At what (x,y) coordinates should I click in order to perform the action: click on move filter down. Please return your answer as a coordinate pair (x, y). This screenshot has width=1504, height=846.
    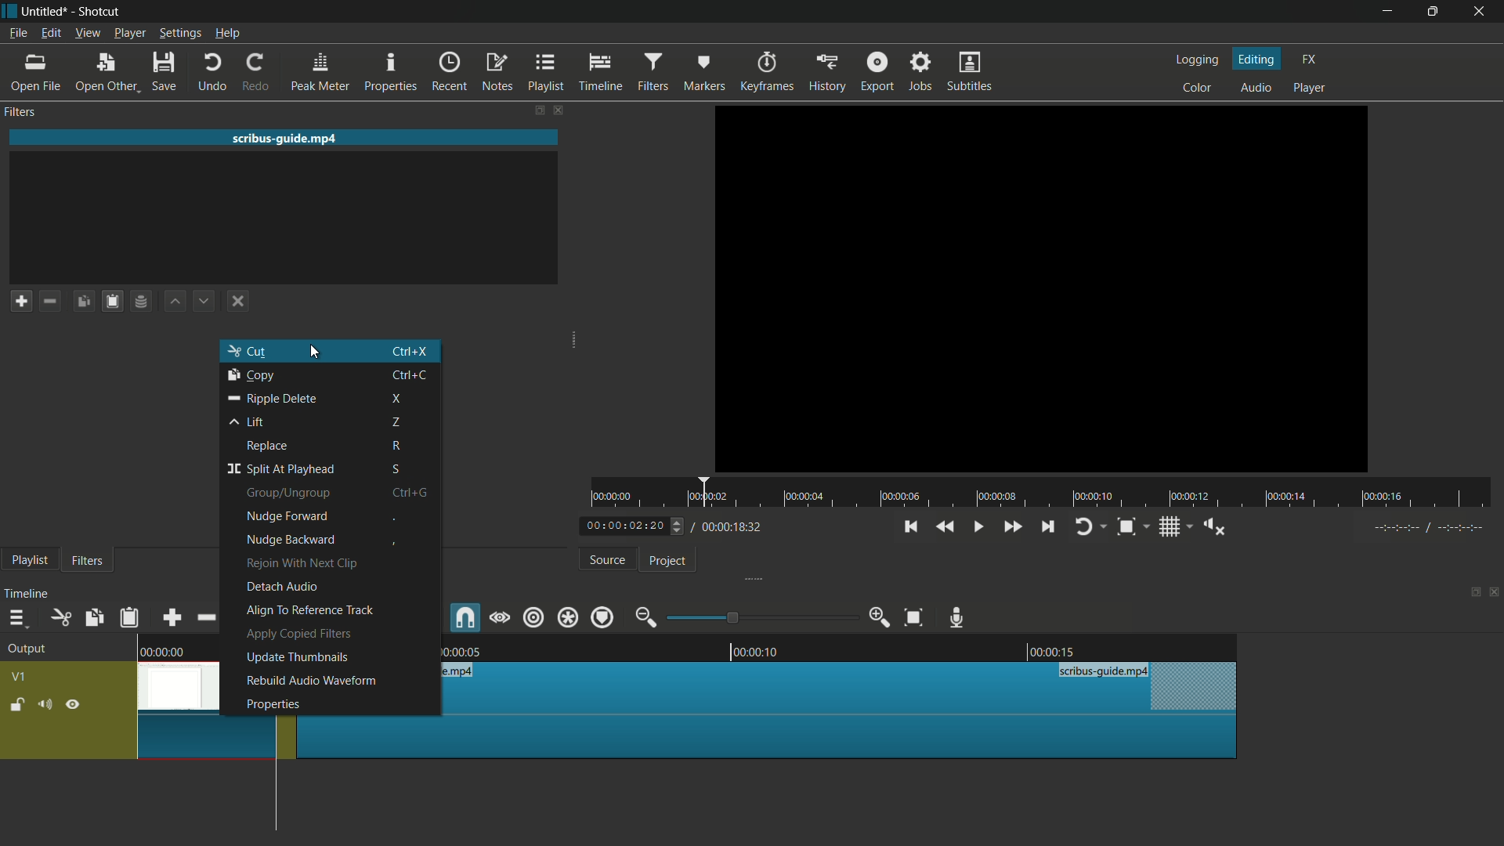
    Looking at the image, I should click on (205, 301).